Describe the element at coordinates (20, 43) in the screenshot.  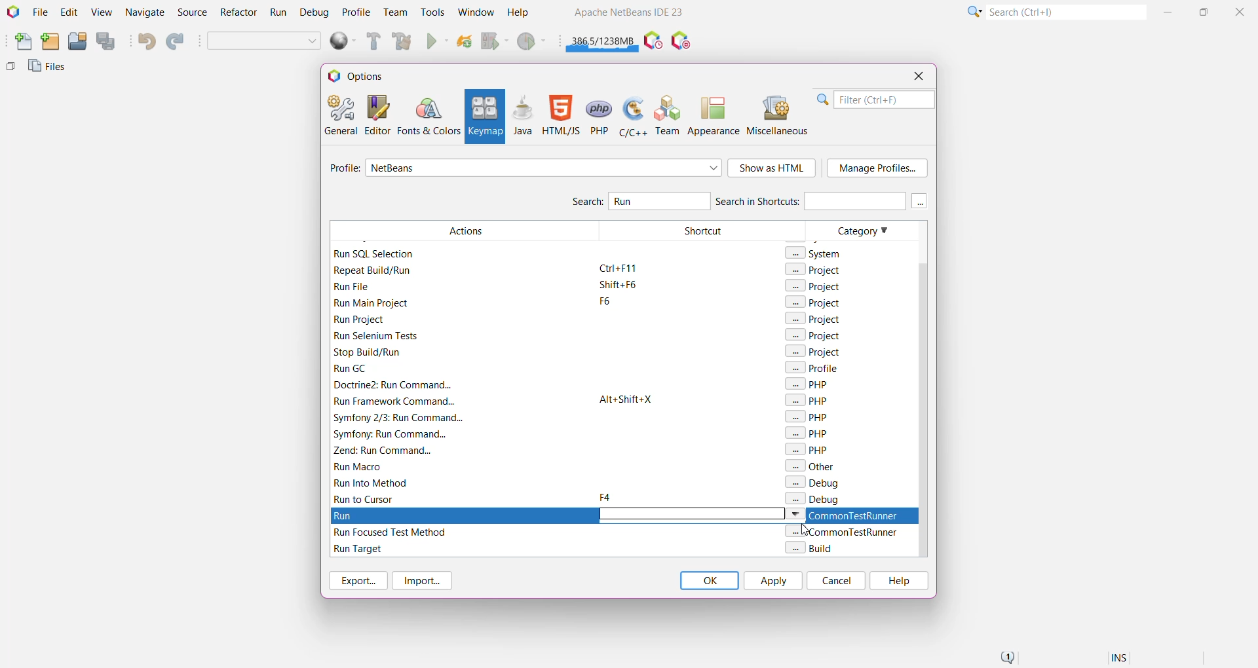
I see `New File` at that location.